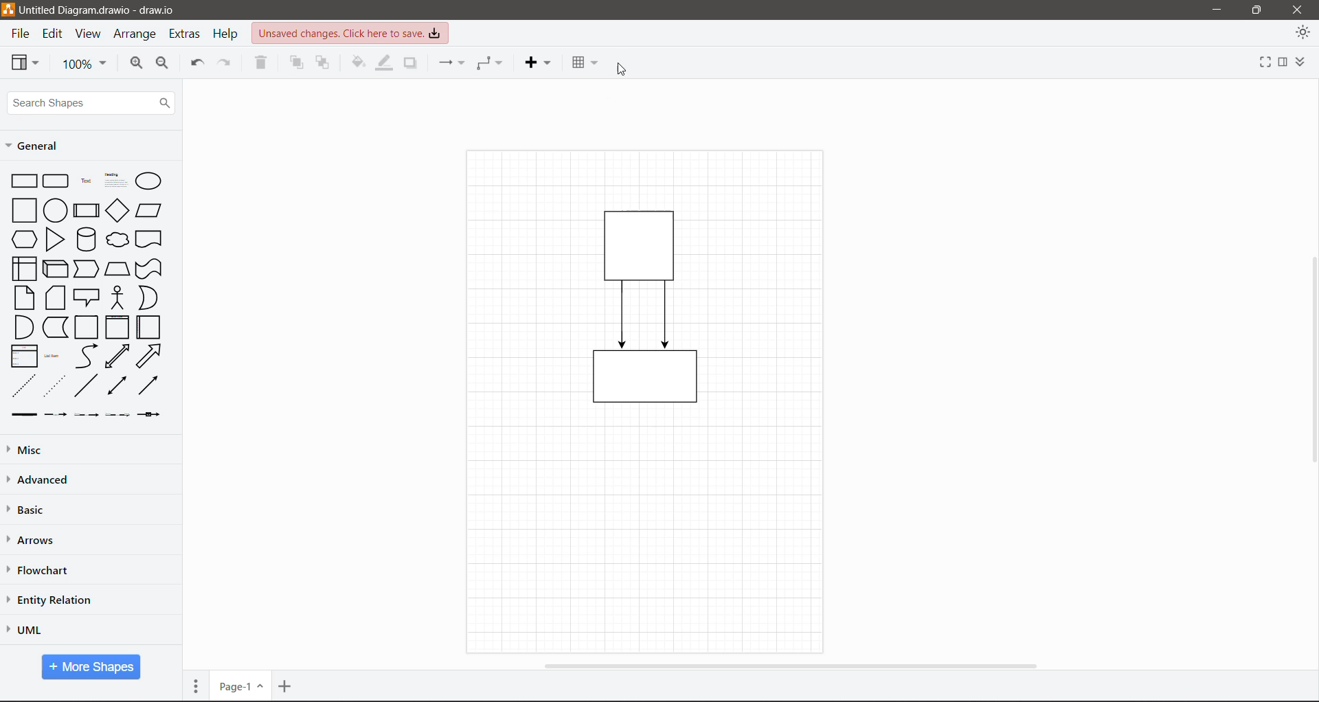 Image resolution: width=1319 pixels, height=702 pixels. Describe the element at coordinates (1262, 64) in the screenshot. I see `Fullscreen` at that location.